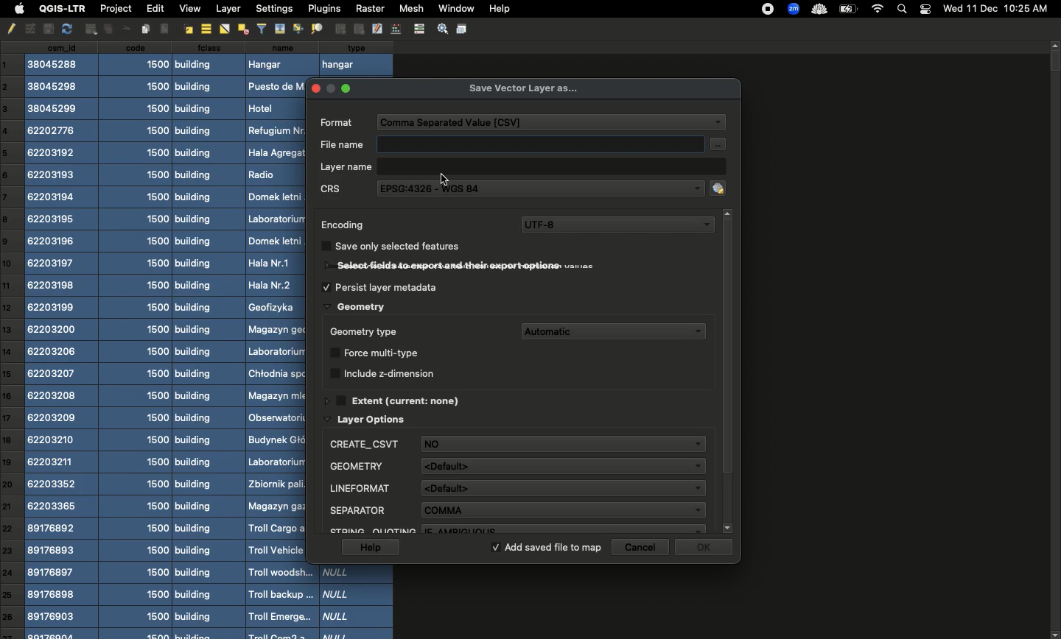  I want to click on Layer name, so click(520, 166).